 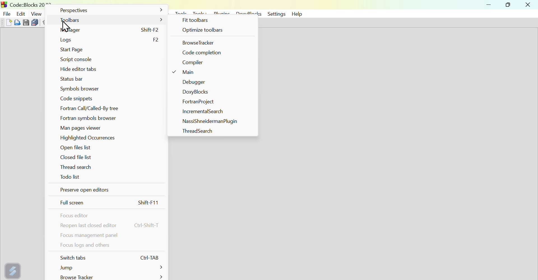 I want to click on edit, so click(x=21, y=12).